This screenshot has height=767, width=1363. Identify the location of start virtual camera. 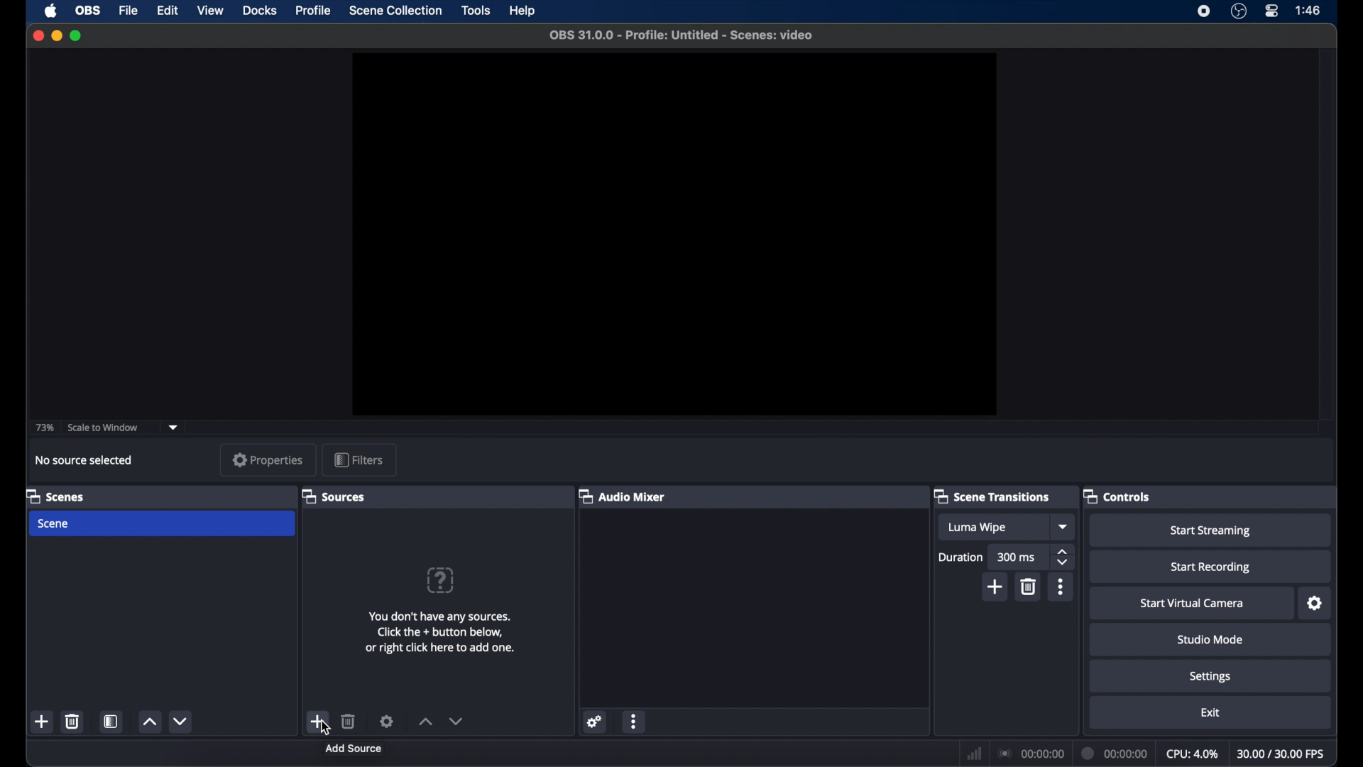
(1195, 604).